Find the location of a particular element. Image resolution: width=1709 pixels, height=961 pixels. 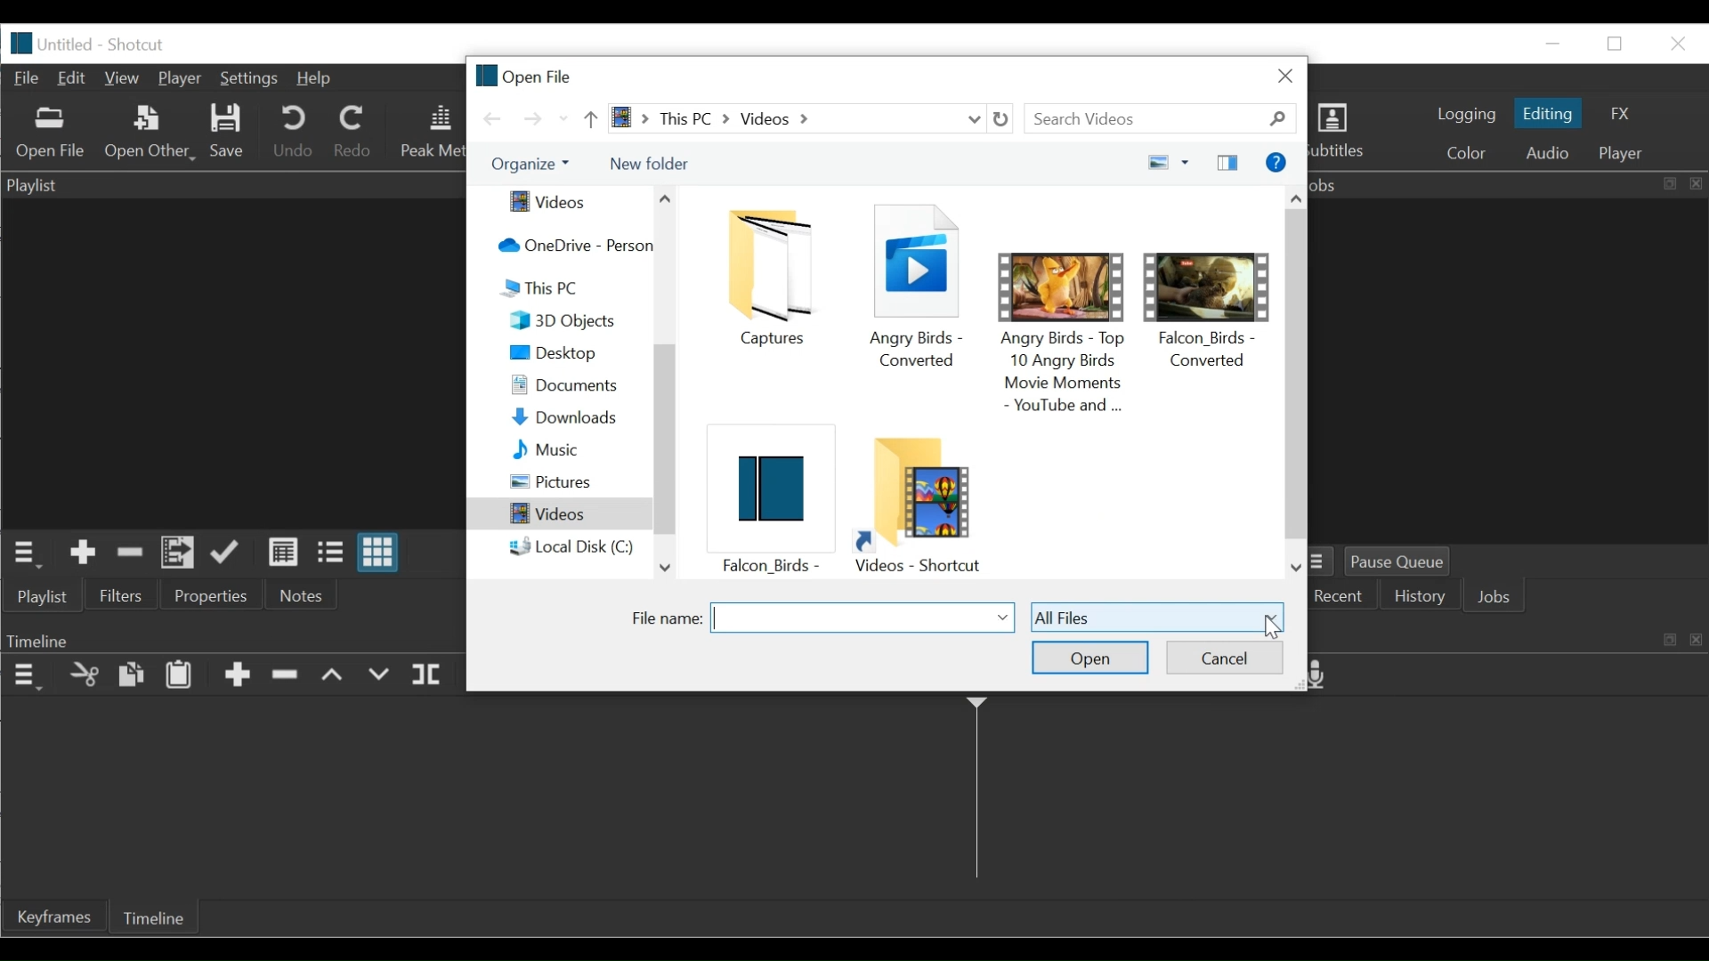

Recent is located at coordinates (563, 119).